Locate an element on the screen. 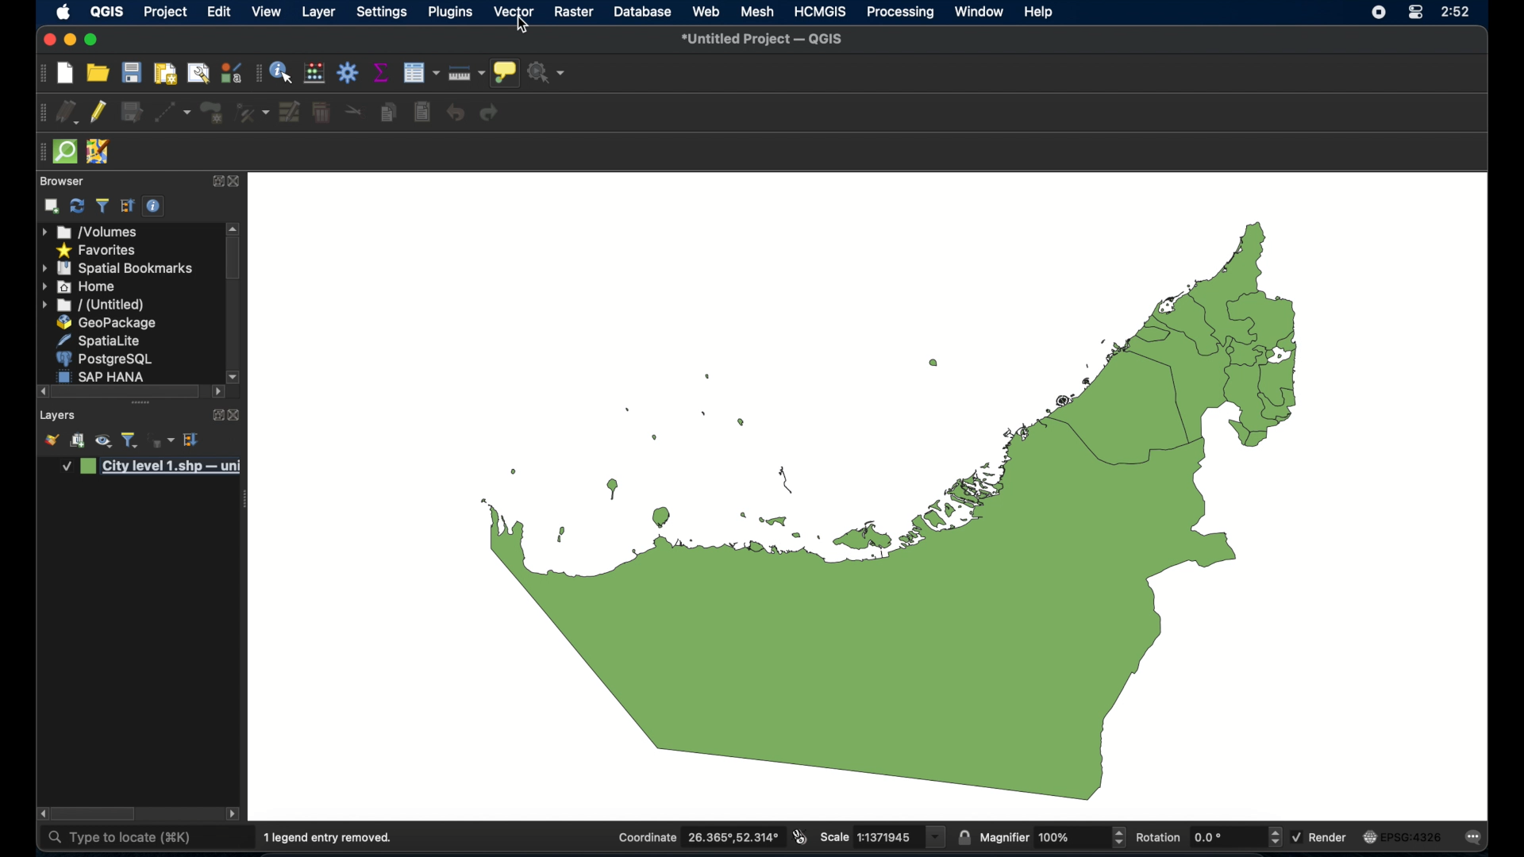  spatial lite is located at coordinates (101, 340).